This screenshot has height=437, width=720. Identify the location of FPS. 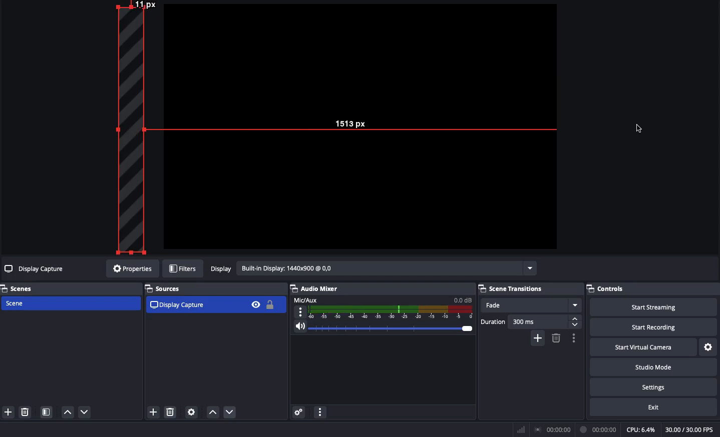
(692, 429).